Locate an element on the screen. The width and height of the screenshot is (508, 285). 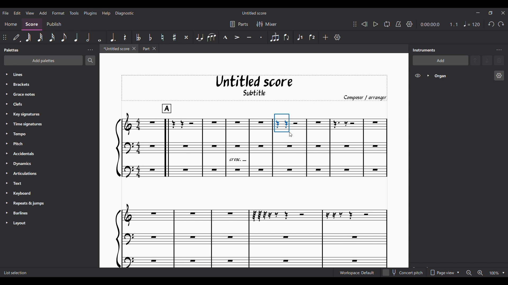
Playback settings is located at coordinates (409, 24).